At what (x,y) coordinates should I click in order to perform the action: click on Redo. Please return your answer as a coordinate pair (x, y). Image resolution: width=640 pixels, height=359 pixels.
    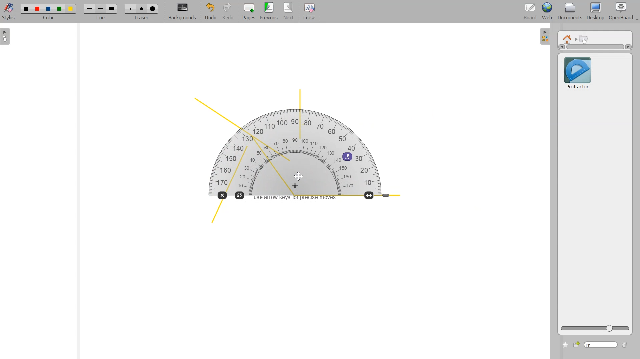
    Looking at the image, I should click on (228, 12).